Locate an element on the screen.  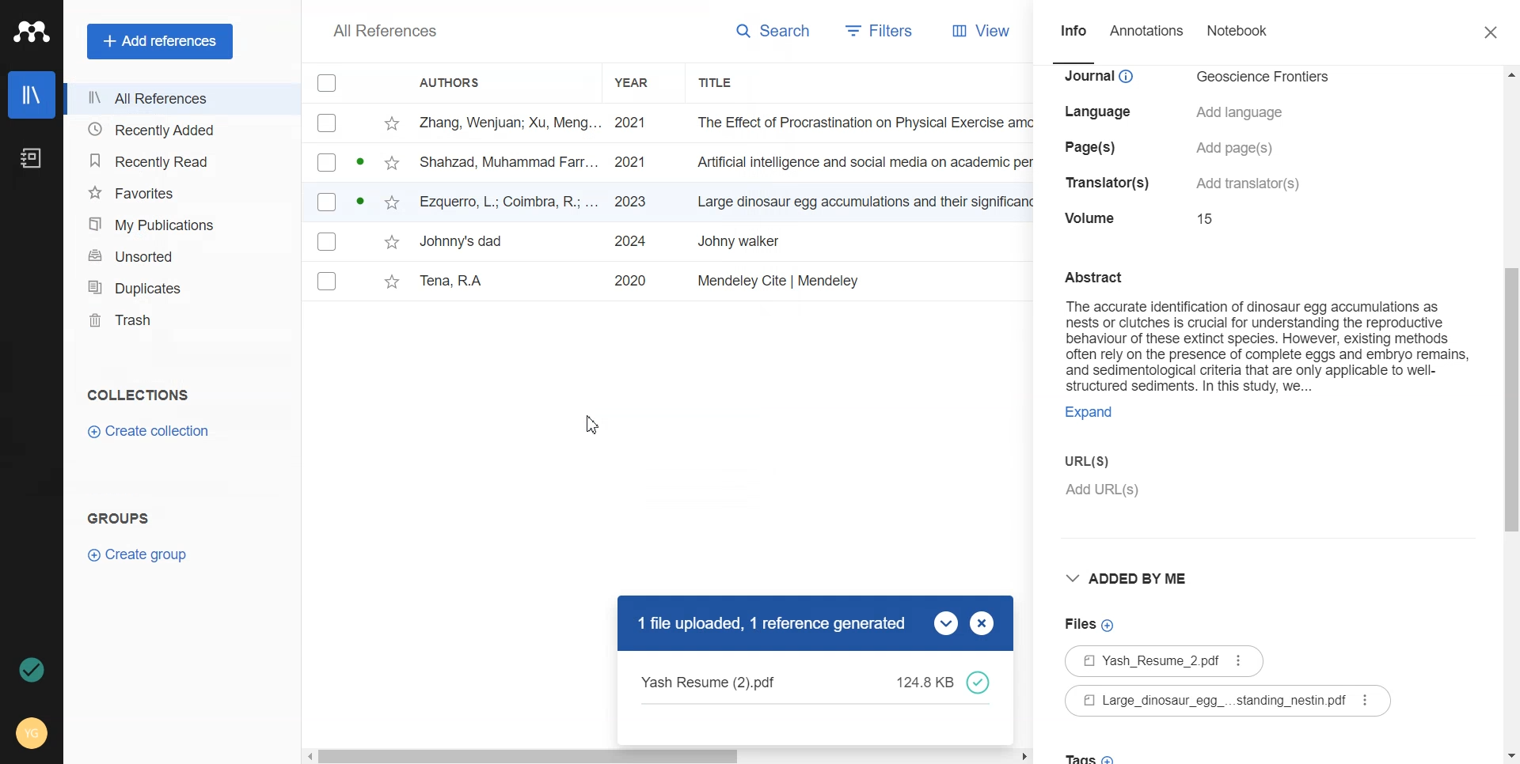
Favorites is located at coordinates (180, 193).